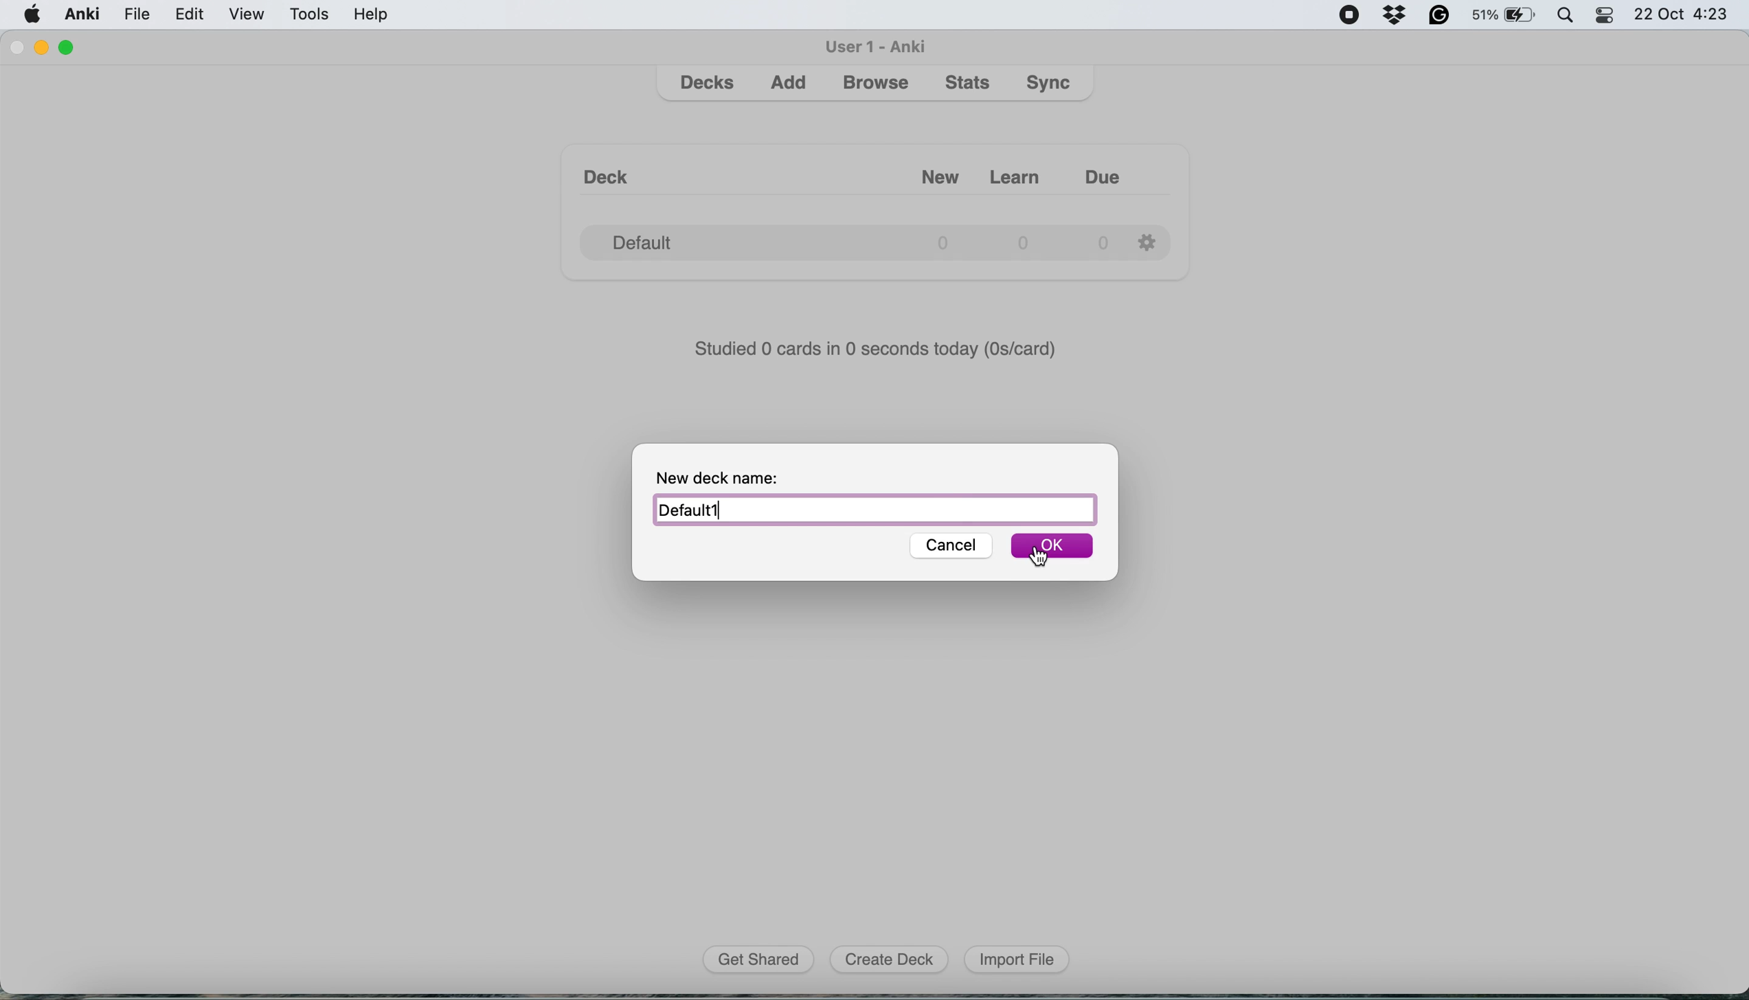 This screenshot has height=1000, width=1749. Describe the element at coordinates (372, 17) in the screenshot. I see `help` at that location.